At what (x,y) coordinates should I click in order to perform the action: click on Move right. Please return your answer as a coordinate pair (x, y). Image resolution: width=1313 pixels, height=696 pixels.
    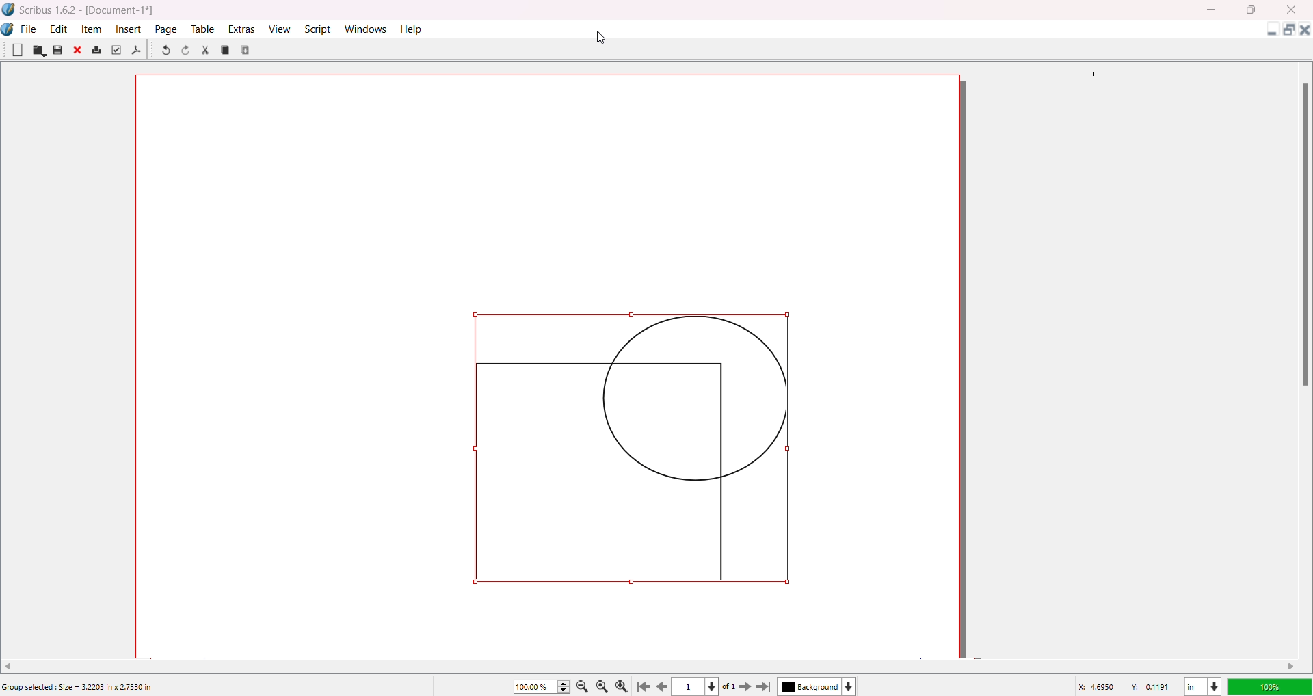
    Looking at the image, I should click on (1292, 666).